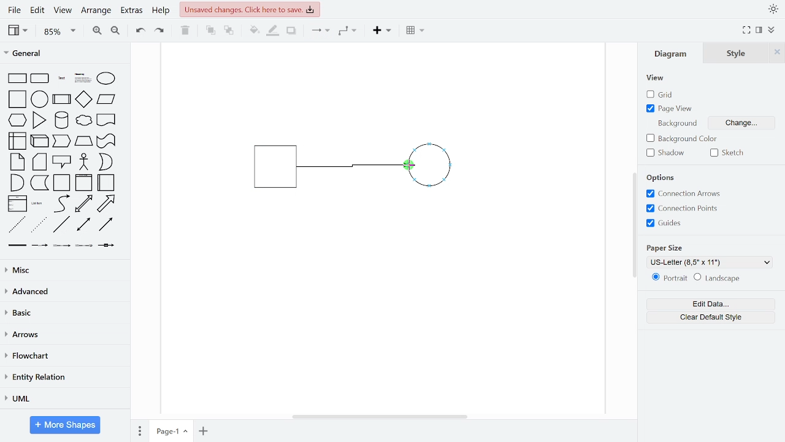 The height and width of the screenshot is (442, 785). Describe the element at coordinates (670, 278) in the screenshot. I see `portrait` at that location.